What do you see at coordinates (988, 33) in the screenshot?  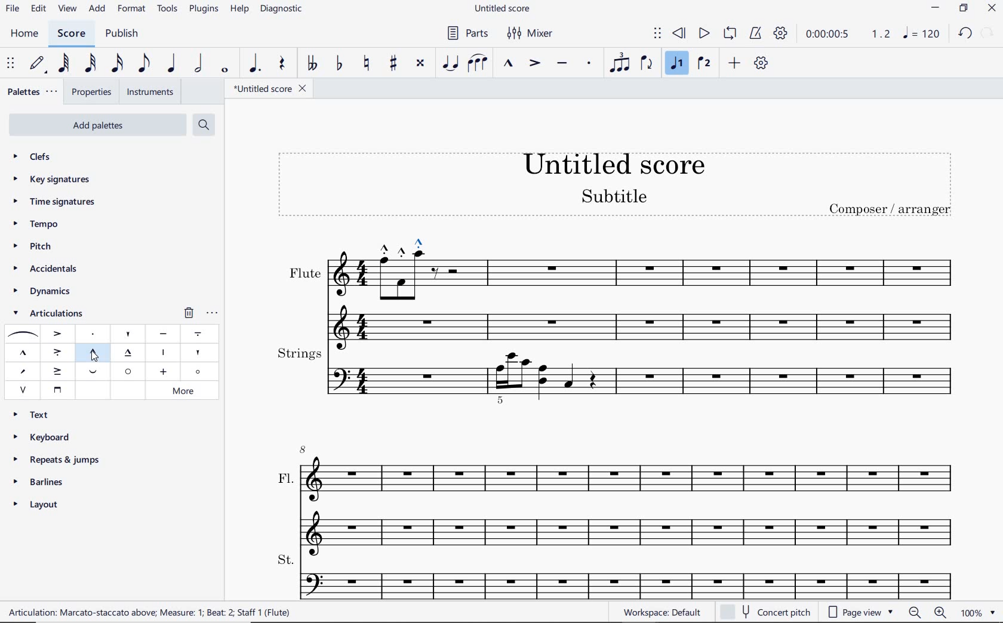 I see `redo` at bounding box center [988, 33].